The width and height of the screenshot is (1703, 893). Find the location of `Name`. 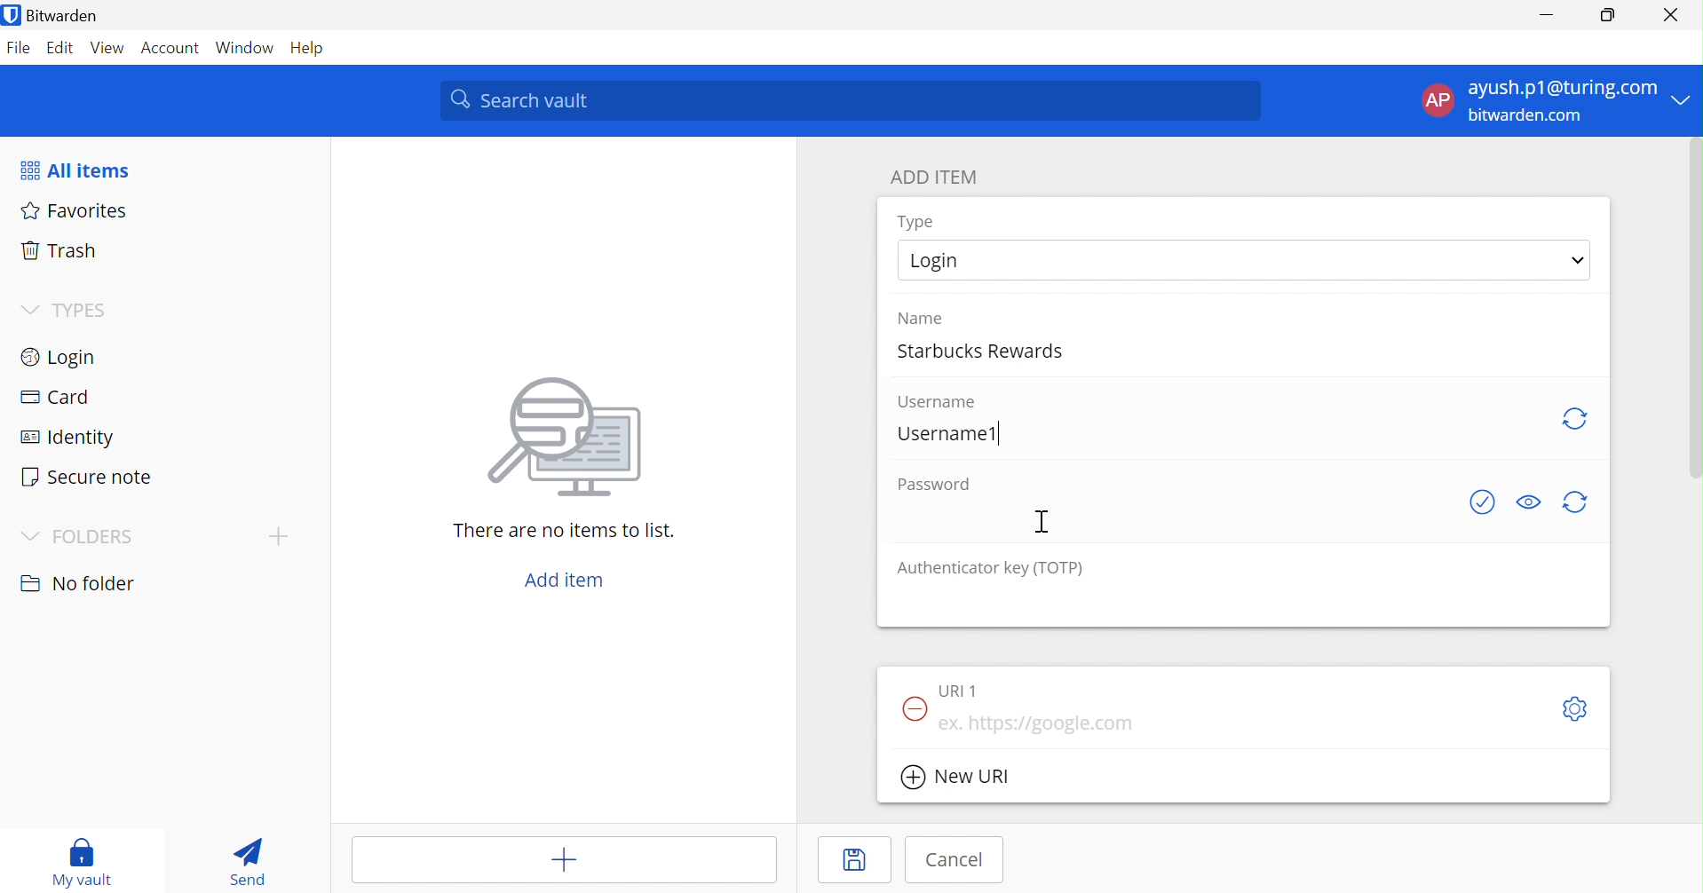

Name is located at coordinates (920, 317).